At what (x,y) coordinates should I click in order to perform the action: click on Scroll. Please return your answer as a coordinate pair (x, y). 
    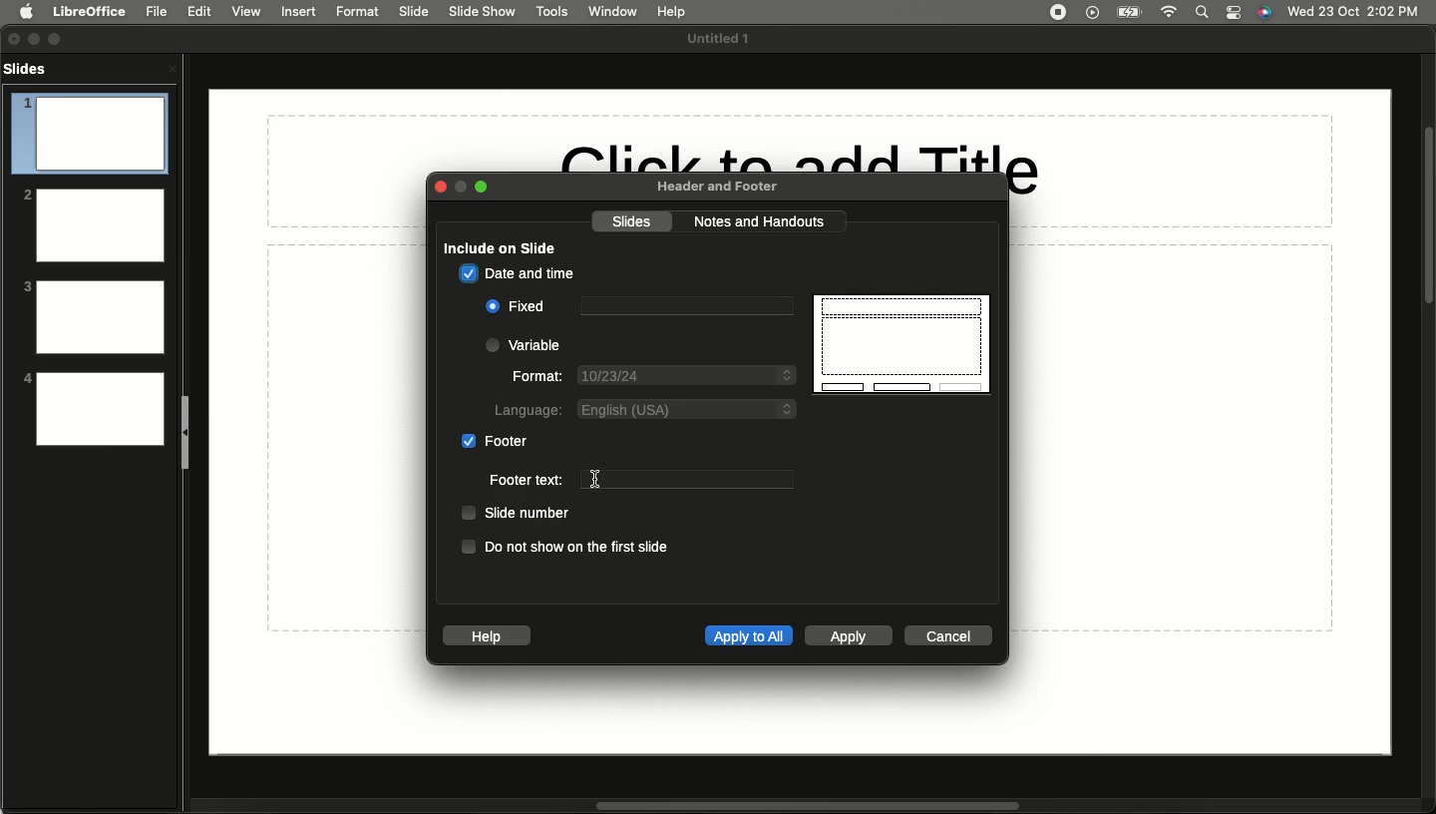
    Looking at the image, I should click on (803, 806).